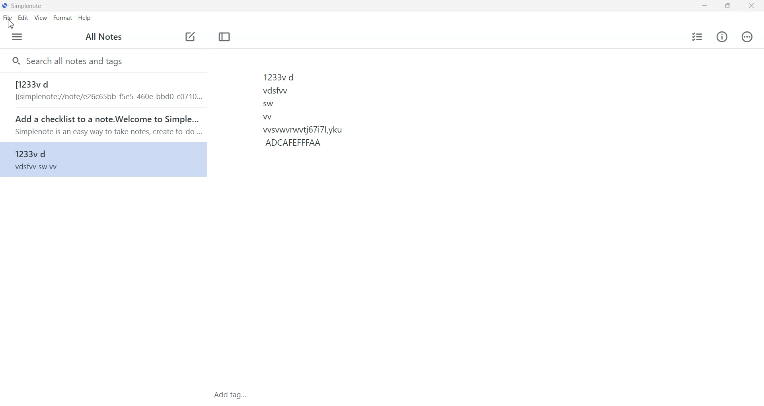 This screenshot has width=764, height=406. I want to click on 1233v d file, so click(102, 90).